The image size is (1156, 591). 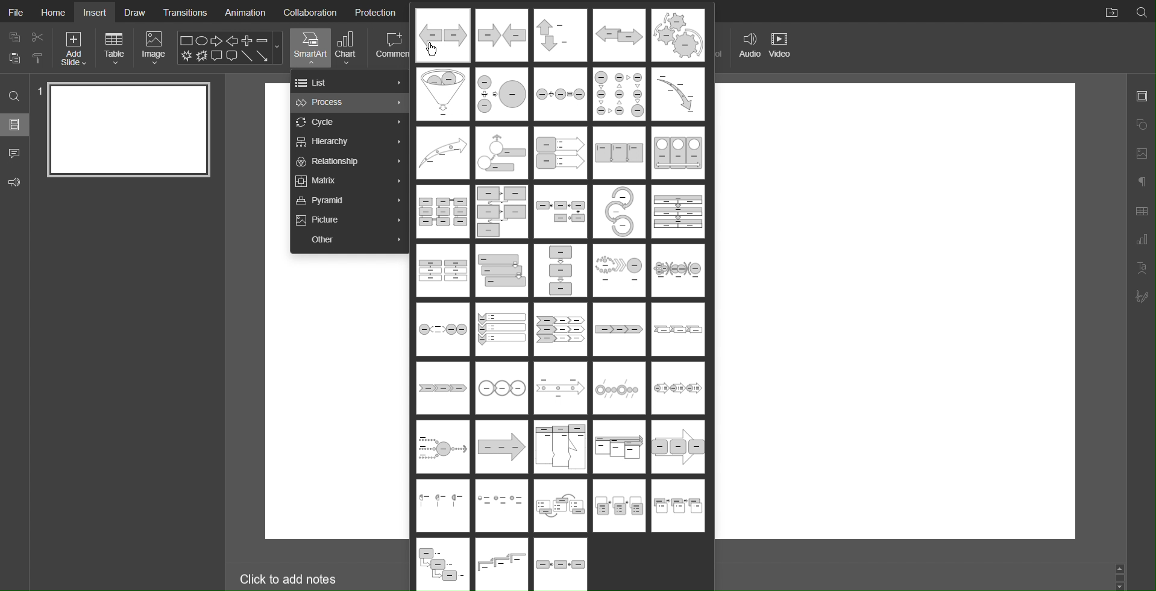 What do you see at coordinates (559, 153) in the screenshot?
I see `Process Template 11-15` at bounding box center [559, 153].